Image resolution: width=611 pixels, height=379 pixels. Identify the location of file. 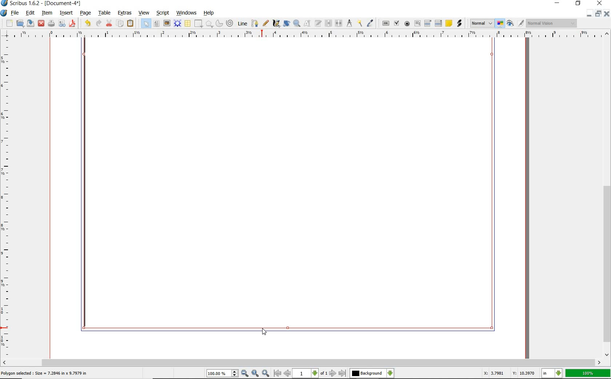
(16, 13).